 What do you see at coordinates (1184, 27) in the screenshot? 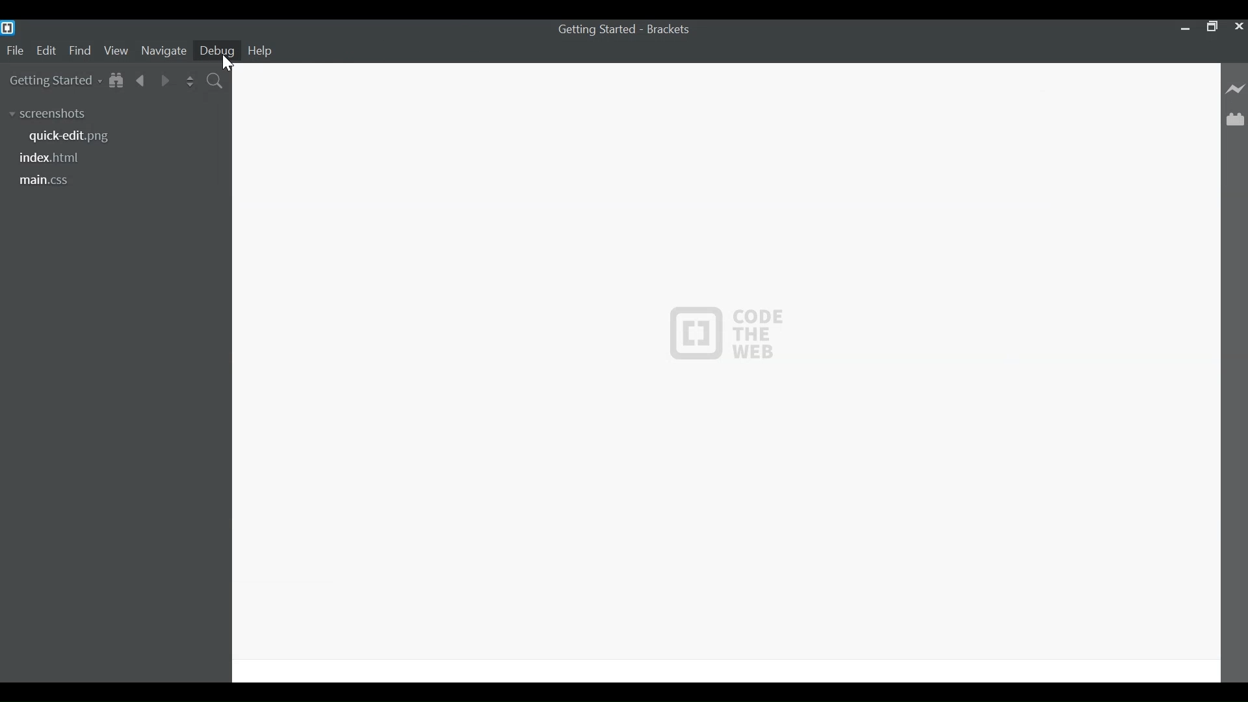
I see `minimize` at bounding box center [1184, 27].